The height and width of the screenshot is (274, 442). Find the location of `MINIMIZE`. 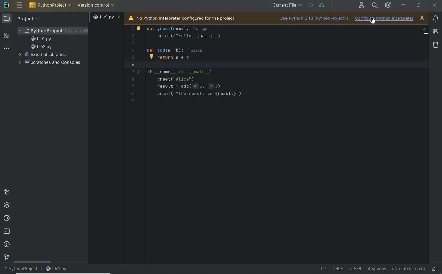

MINIMIZE is located at coordinates (404, 5).